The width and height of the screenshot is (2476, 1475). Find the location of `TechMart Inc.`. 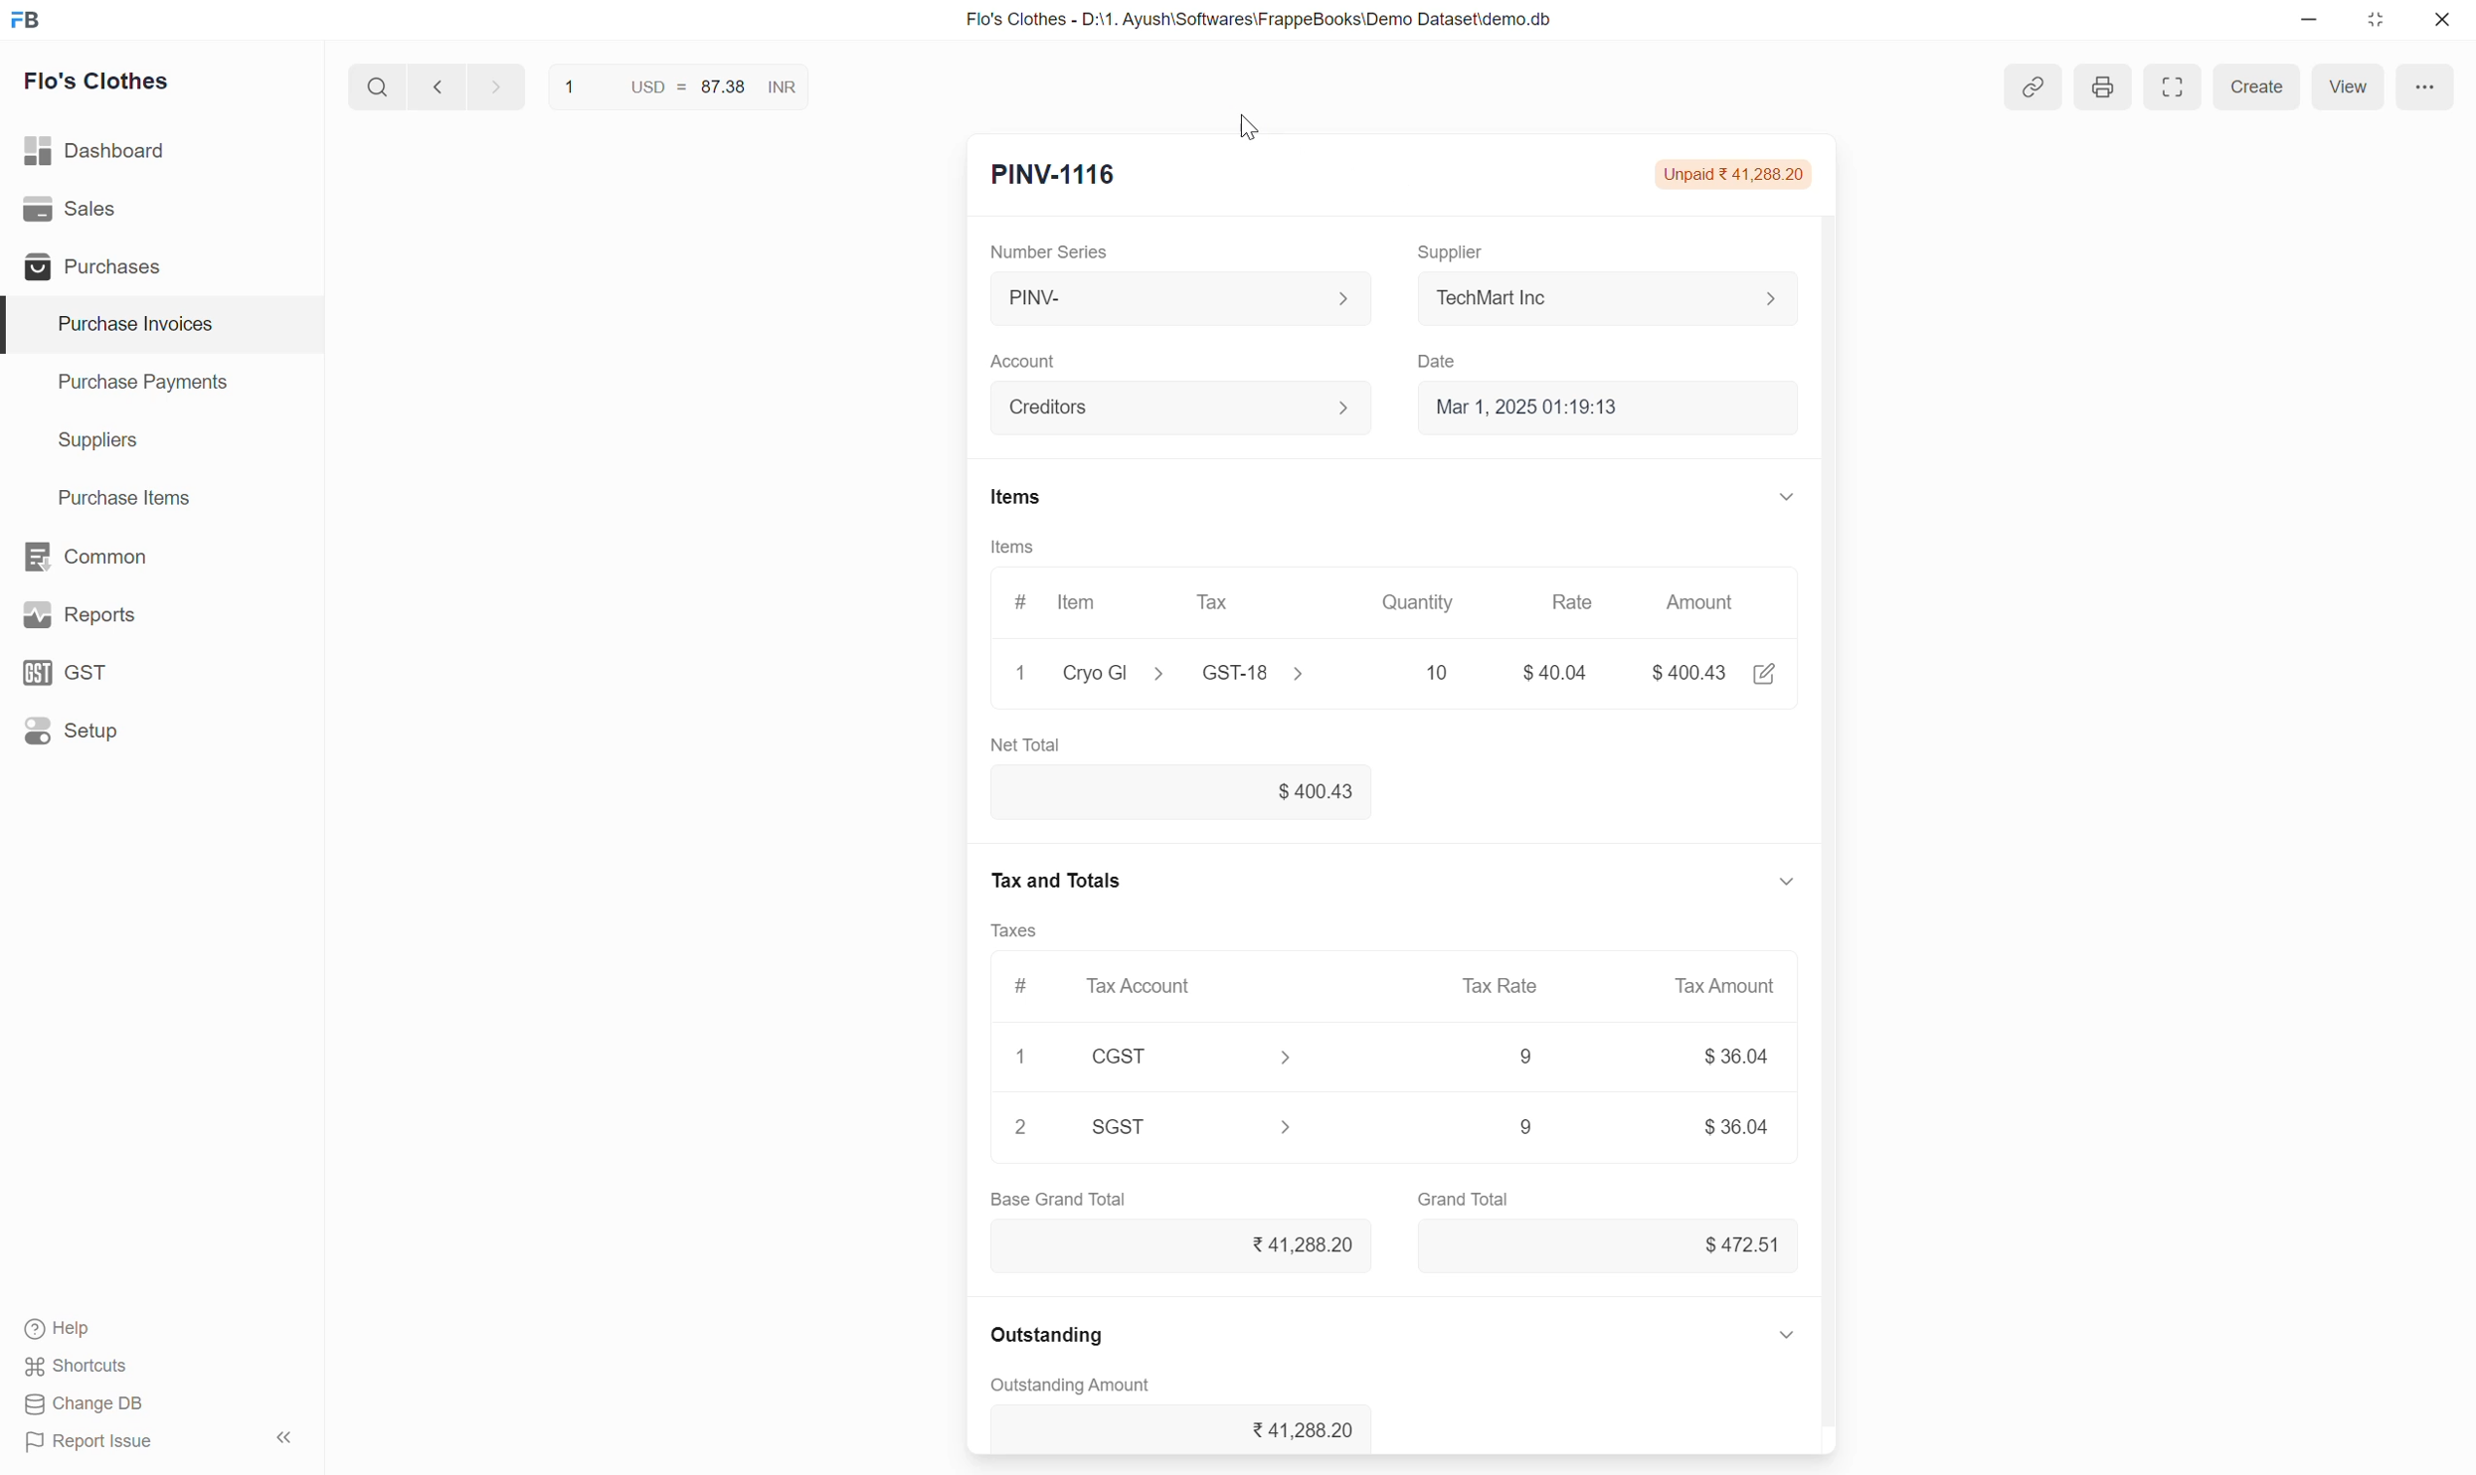

TechMart Inc. is located at coordinates (1618, 296).